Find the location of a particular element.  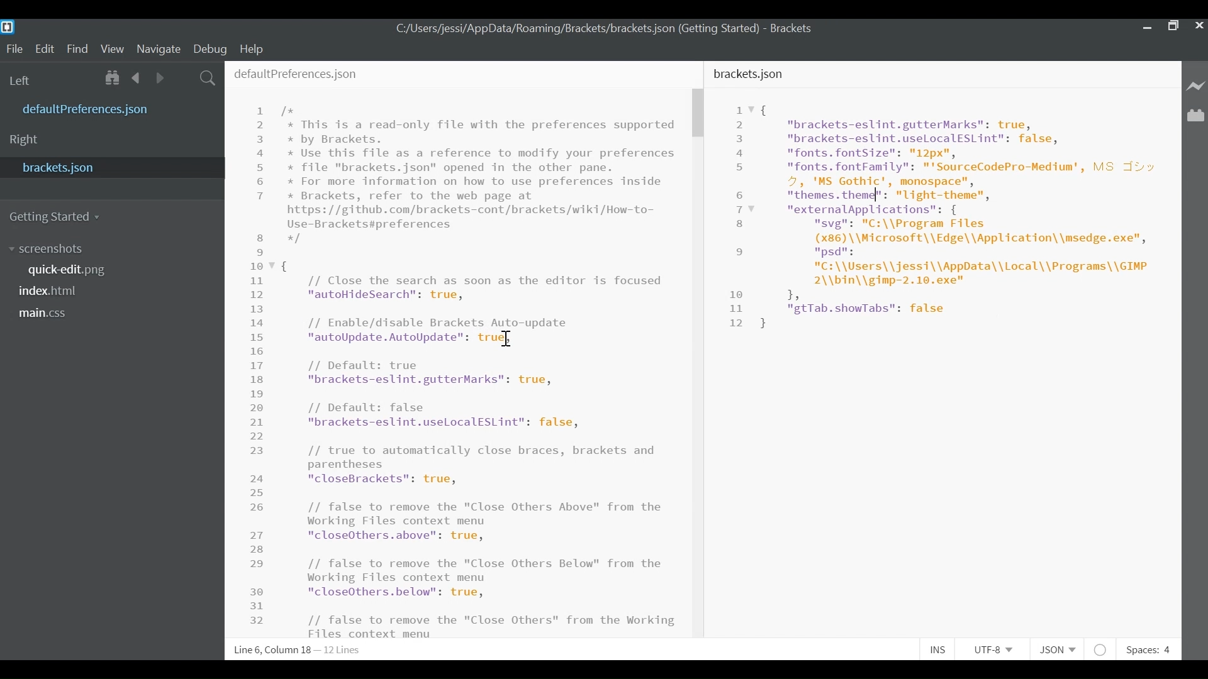

Navigate is located at coordinates (159, 48).